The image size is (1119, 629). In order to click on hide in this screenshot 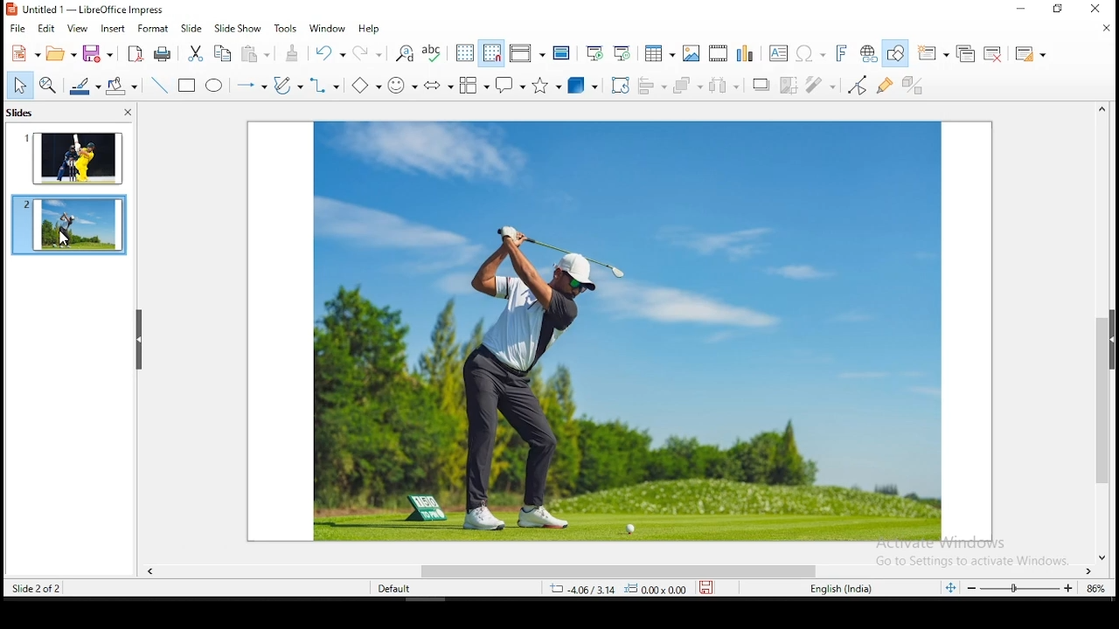, I will do `click(142, 341)`.